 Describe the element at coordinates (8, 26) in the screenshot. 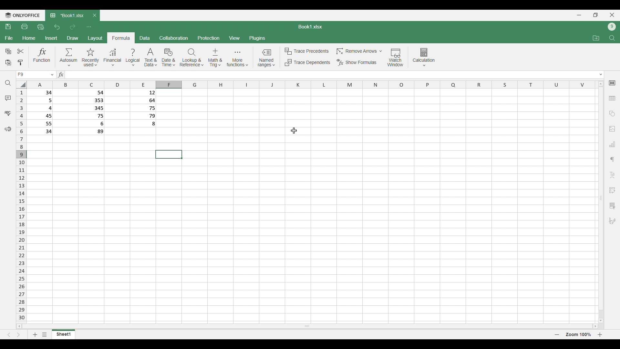

I see `Save` at that location.